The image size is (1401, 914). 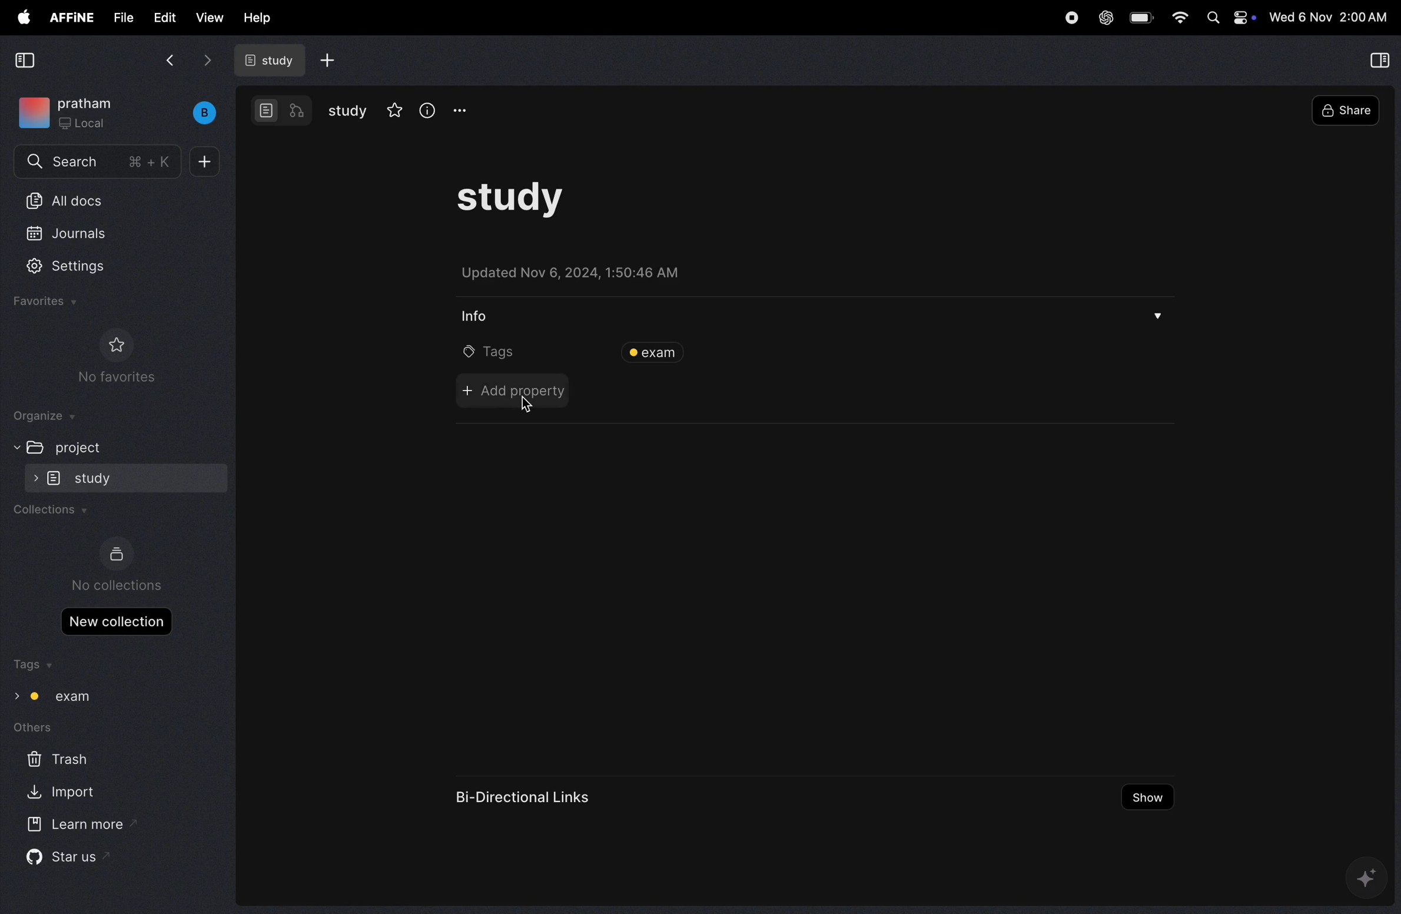 What do you see at coordinates (1379, 61) in the screenshot?
I see `collapse view` at bounding box center [1379, 61].